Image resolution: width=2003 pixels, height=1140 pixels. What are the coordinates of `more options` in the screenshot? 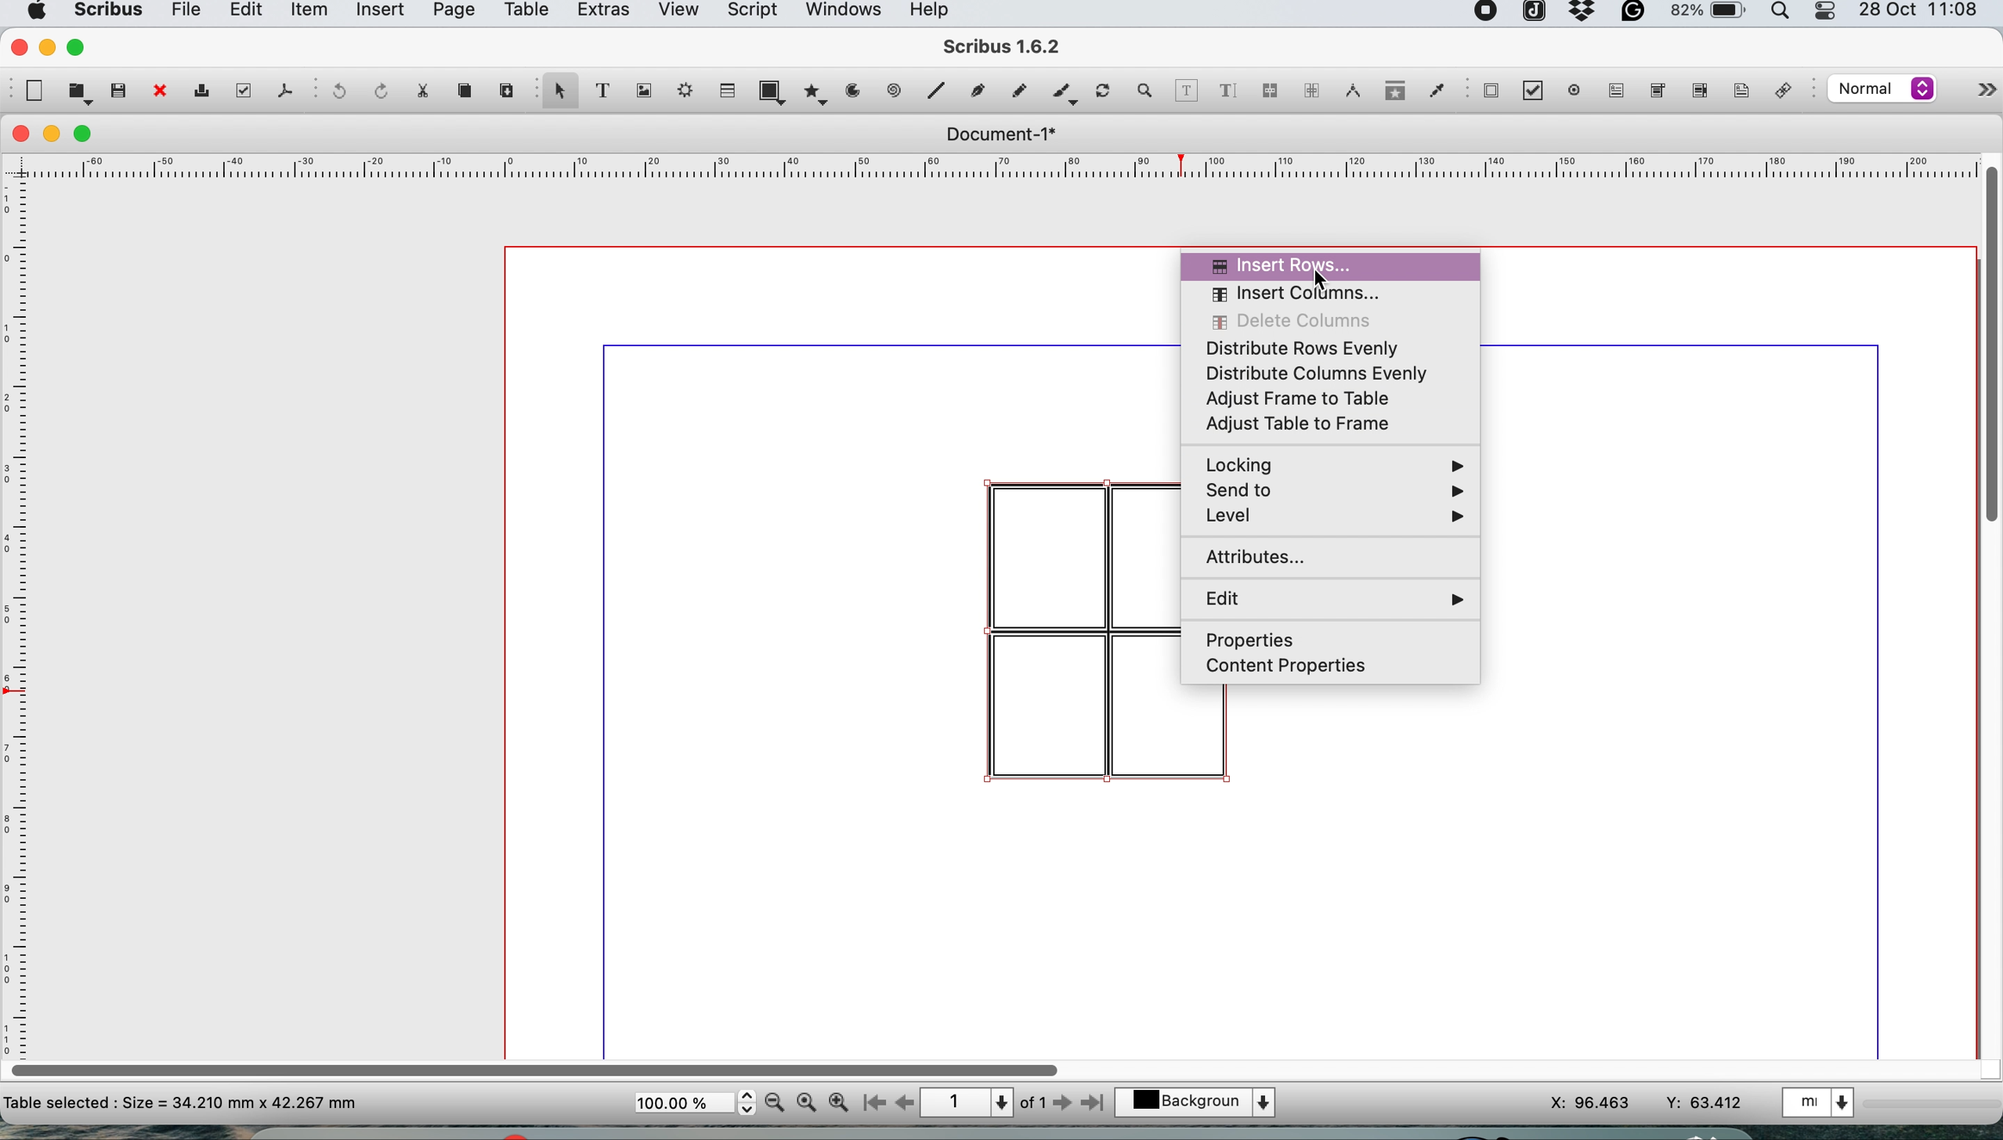 It's located at (1970, 93).